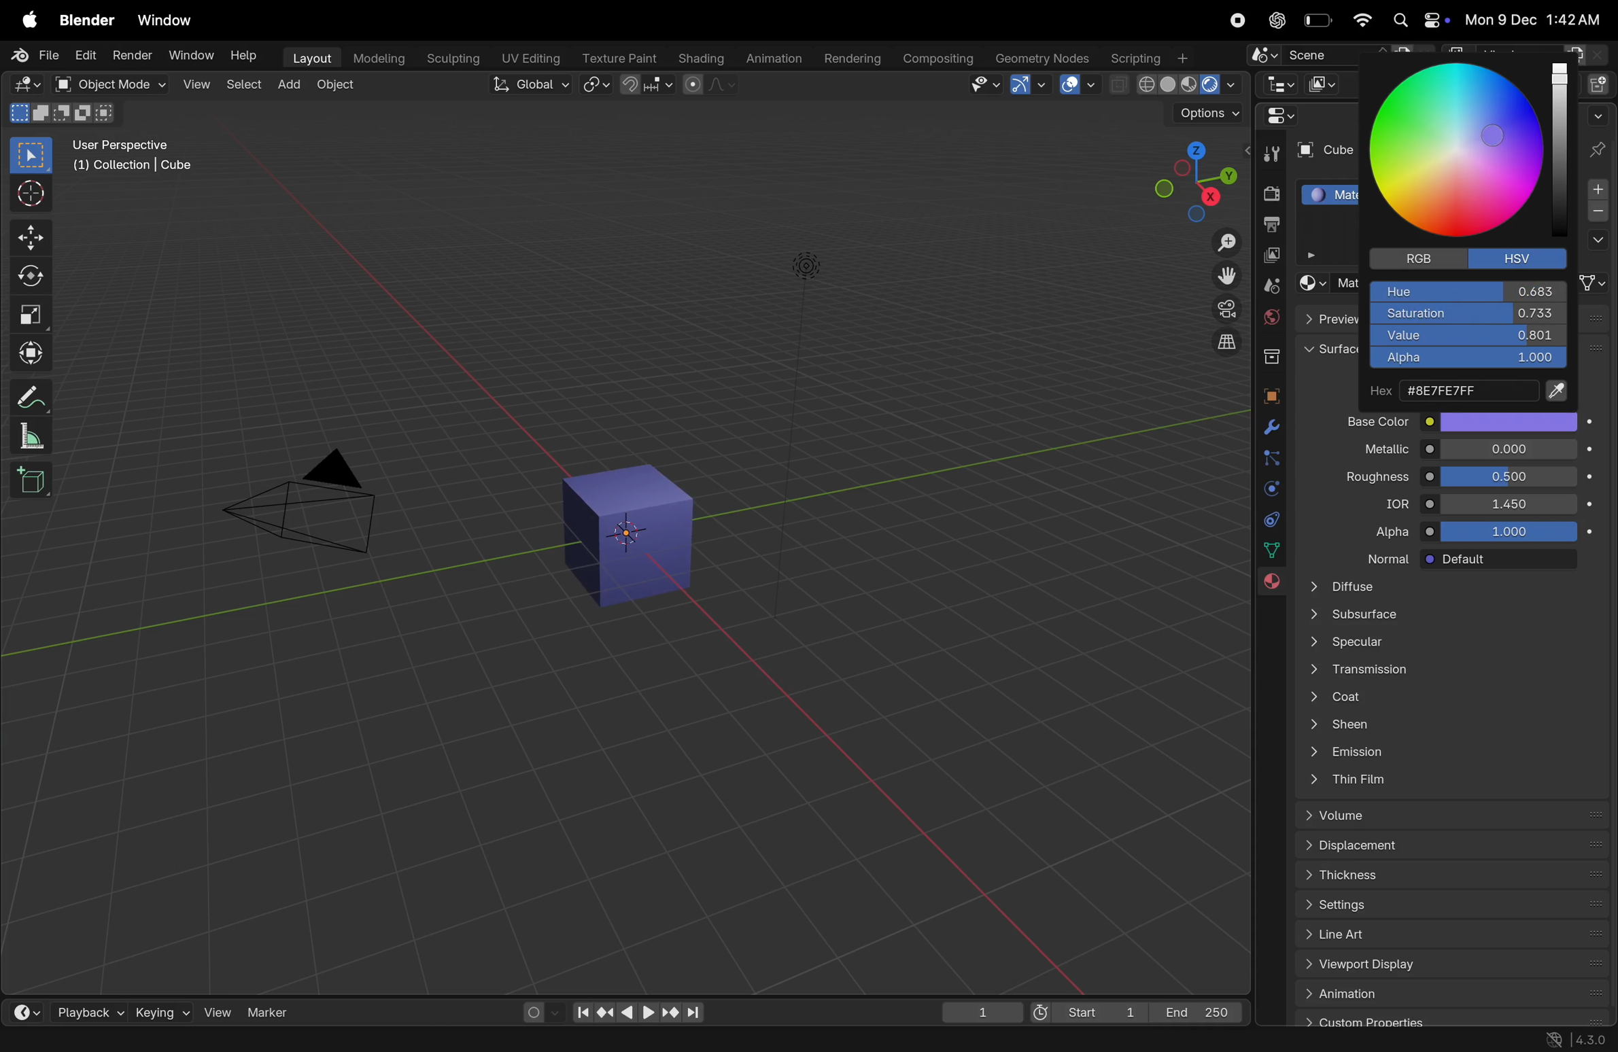 The image size is (1618, 1052). Describe the element at coordinates (1451, 993) in the screenshot. I see `animation` at that location.